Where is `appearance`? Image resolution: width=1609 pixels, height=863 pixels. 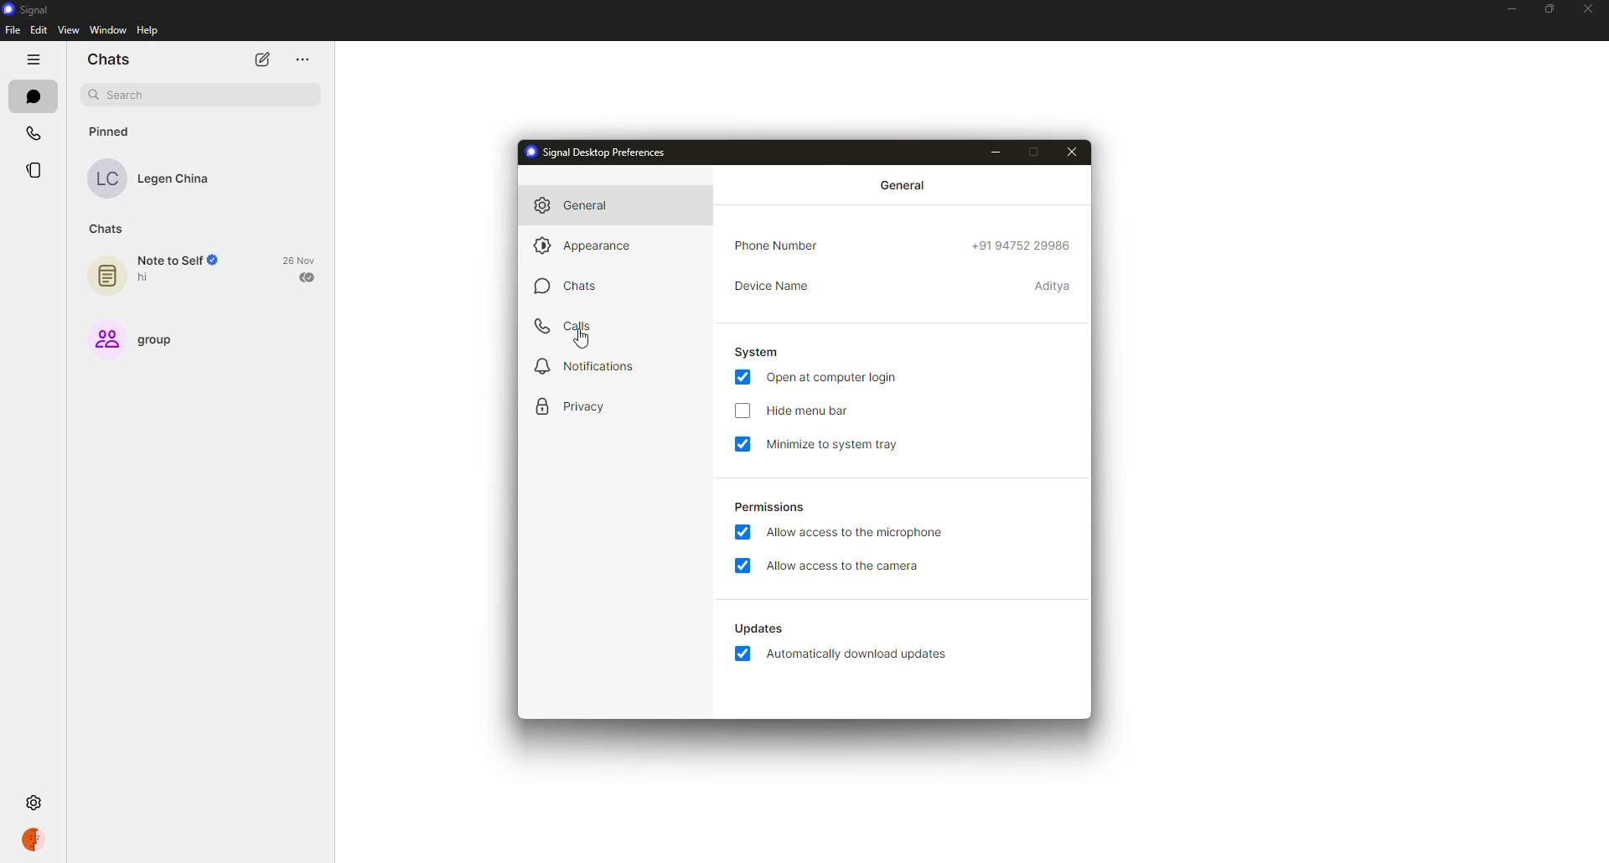 appearance is located at coordinates (589, 248).